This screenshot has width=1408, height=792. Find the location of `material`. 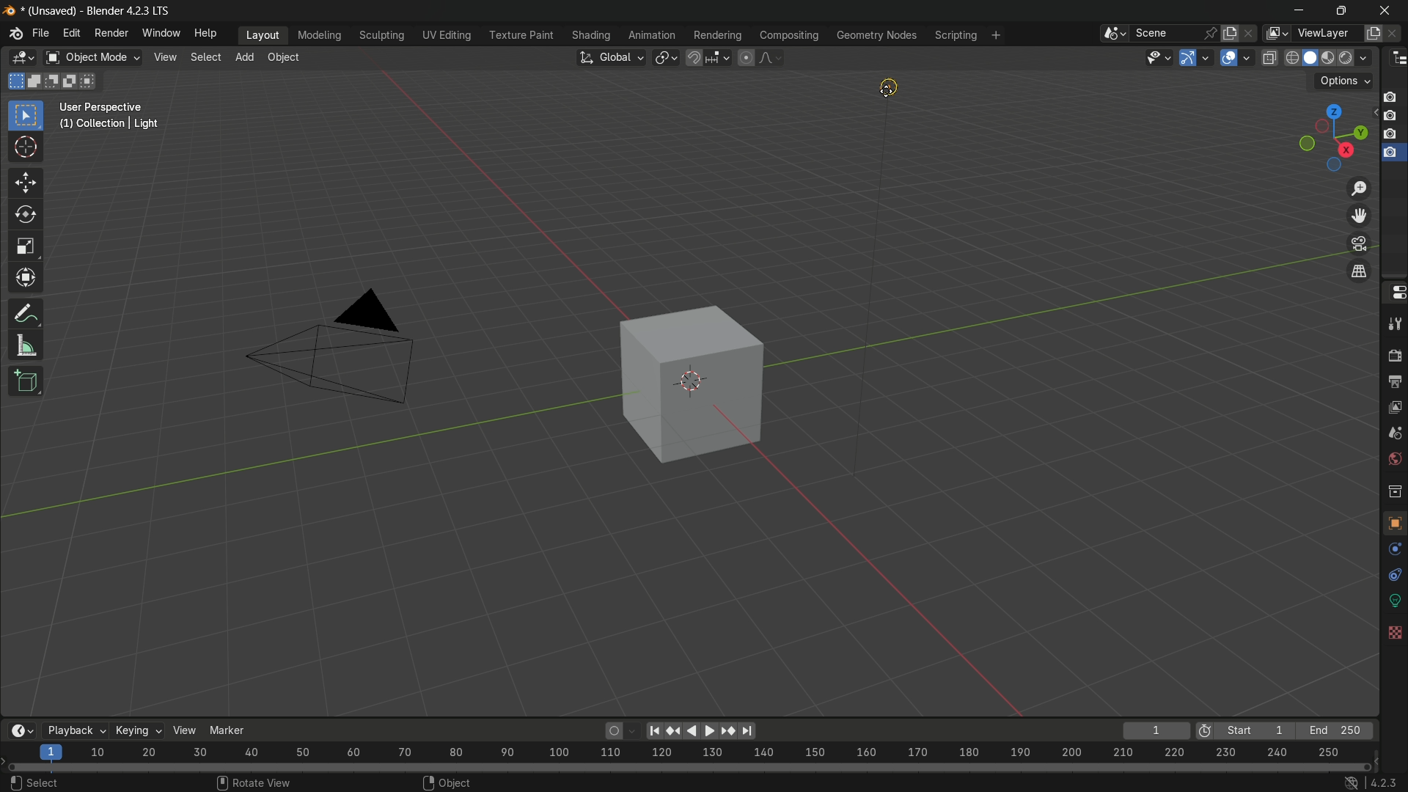

material is located at coordinates (1392, 679).